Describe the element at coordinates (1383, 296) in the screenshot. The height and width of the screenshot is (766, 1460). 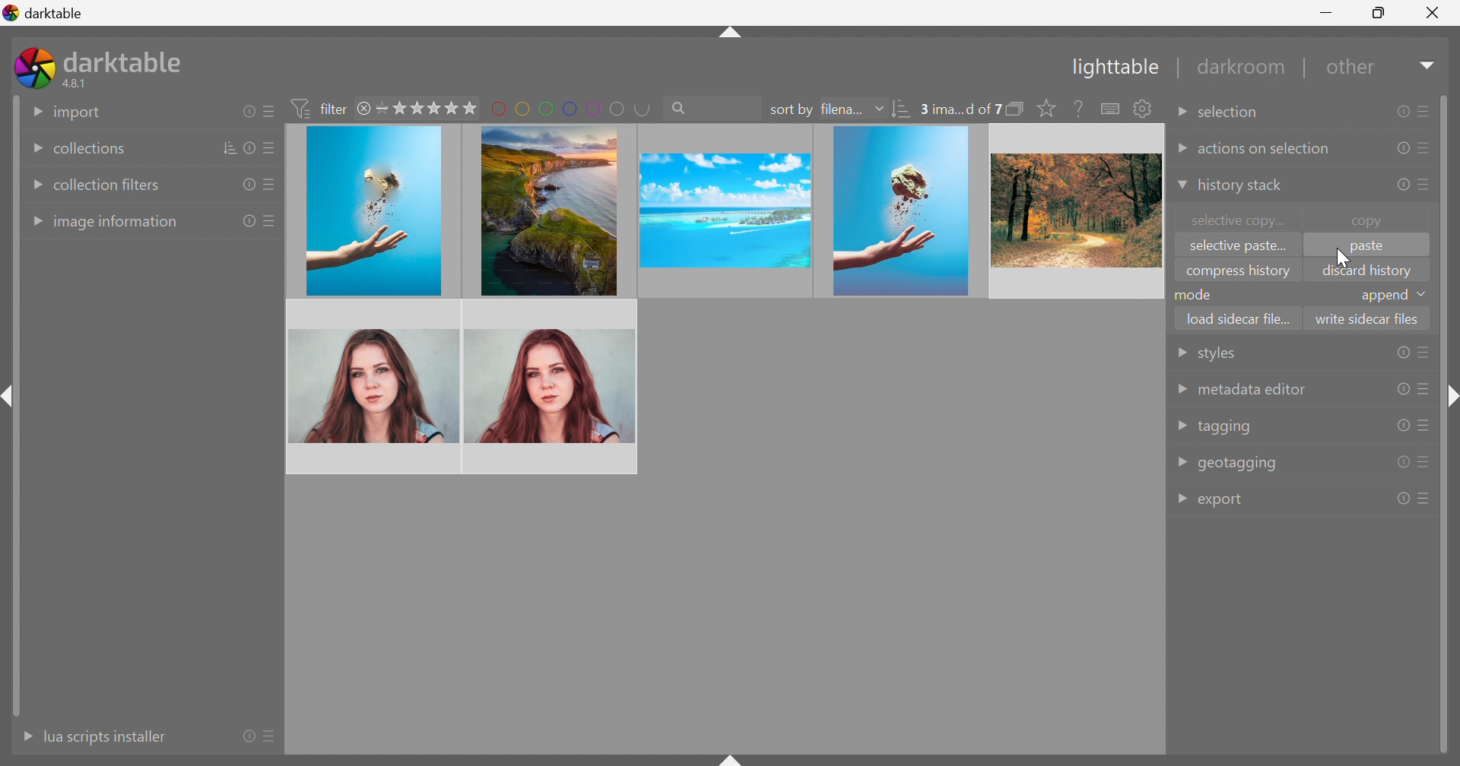
I see `append` at that location.